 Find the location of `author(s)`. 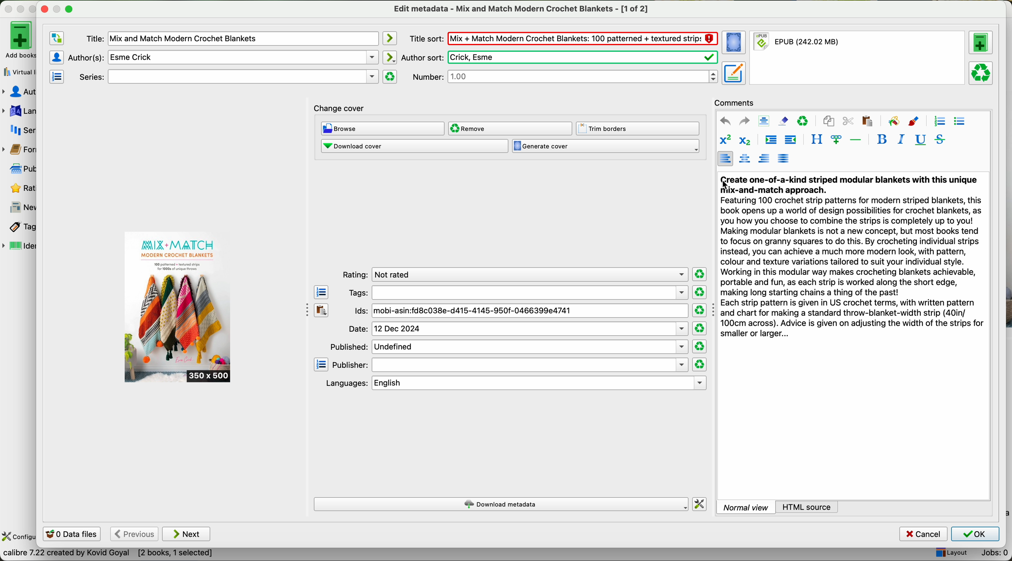

author(s) is located at coordinates (223, 57).